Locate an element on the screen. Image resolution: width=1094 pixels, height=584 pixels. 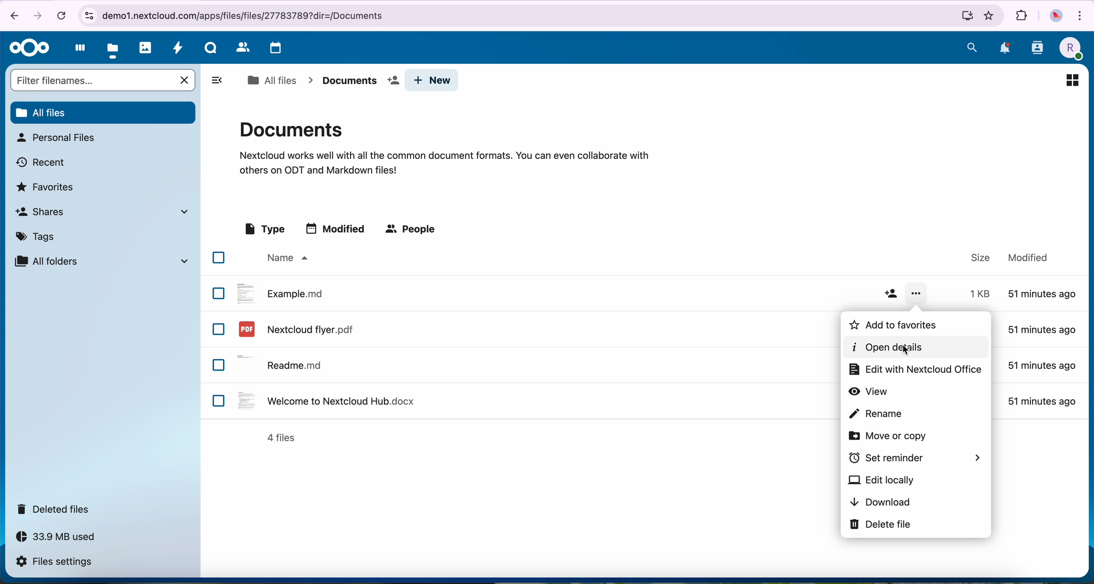
url is located at coordinates (527, 16).